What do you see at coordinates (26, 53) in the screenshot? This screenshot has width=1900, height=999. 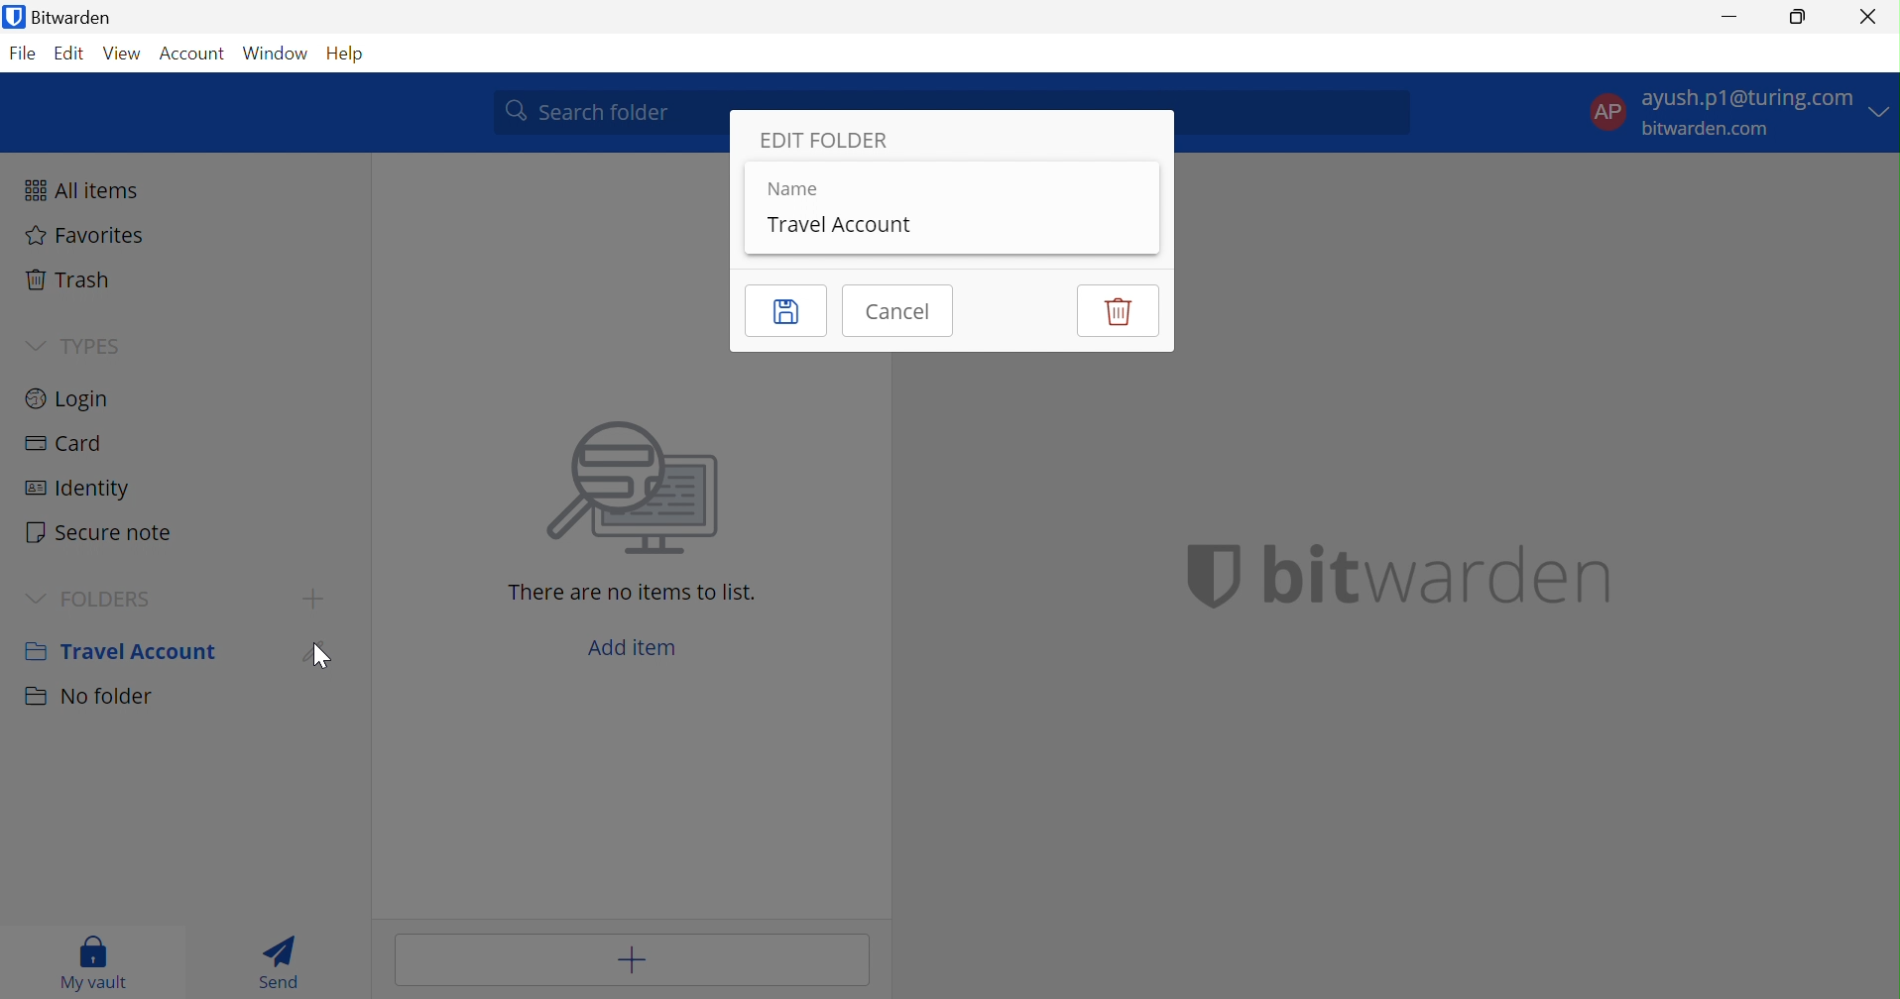 I see `File` at bounding box center [26, 53].